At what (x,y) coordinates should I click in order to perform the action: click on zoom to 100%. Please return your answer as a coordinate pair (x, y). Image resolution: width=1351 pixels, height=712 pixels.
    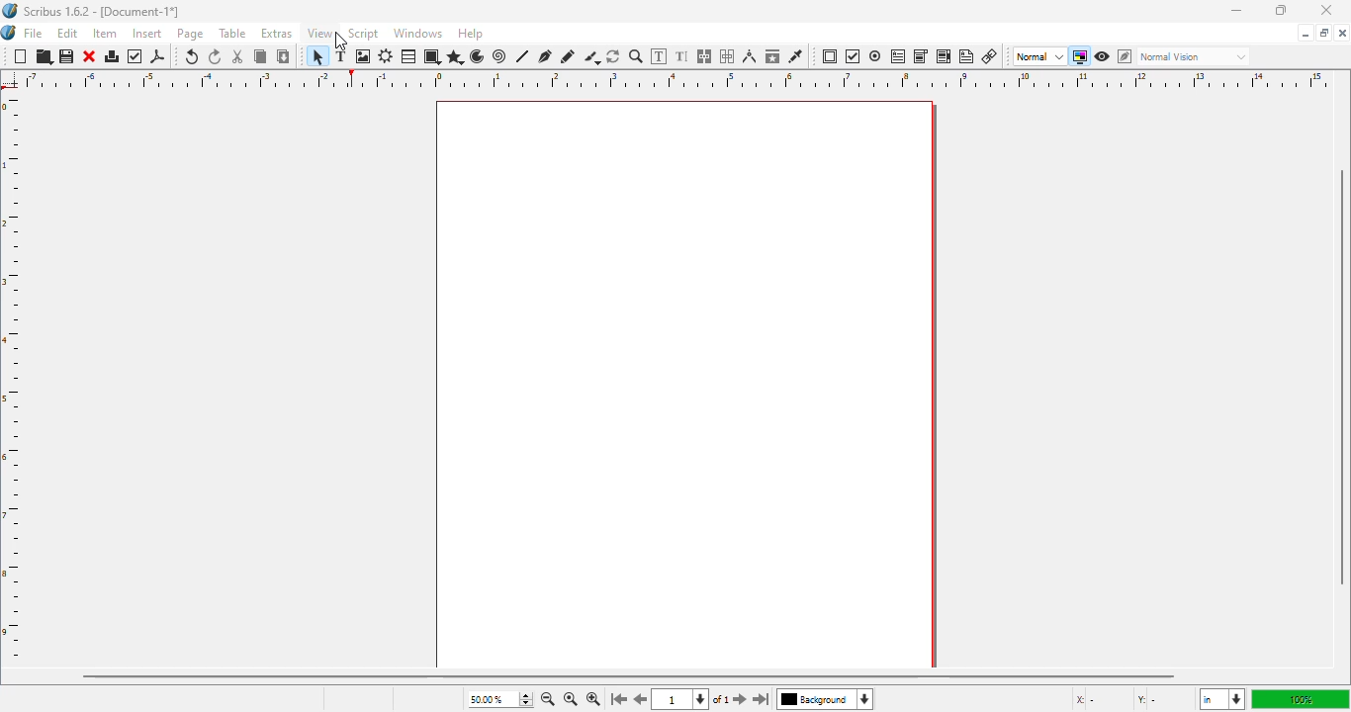
    Looking at the image, I should click on (569, 700).